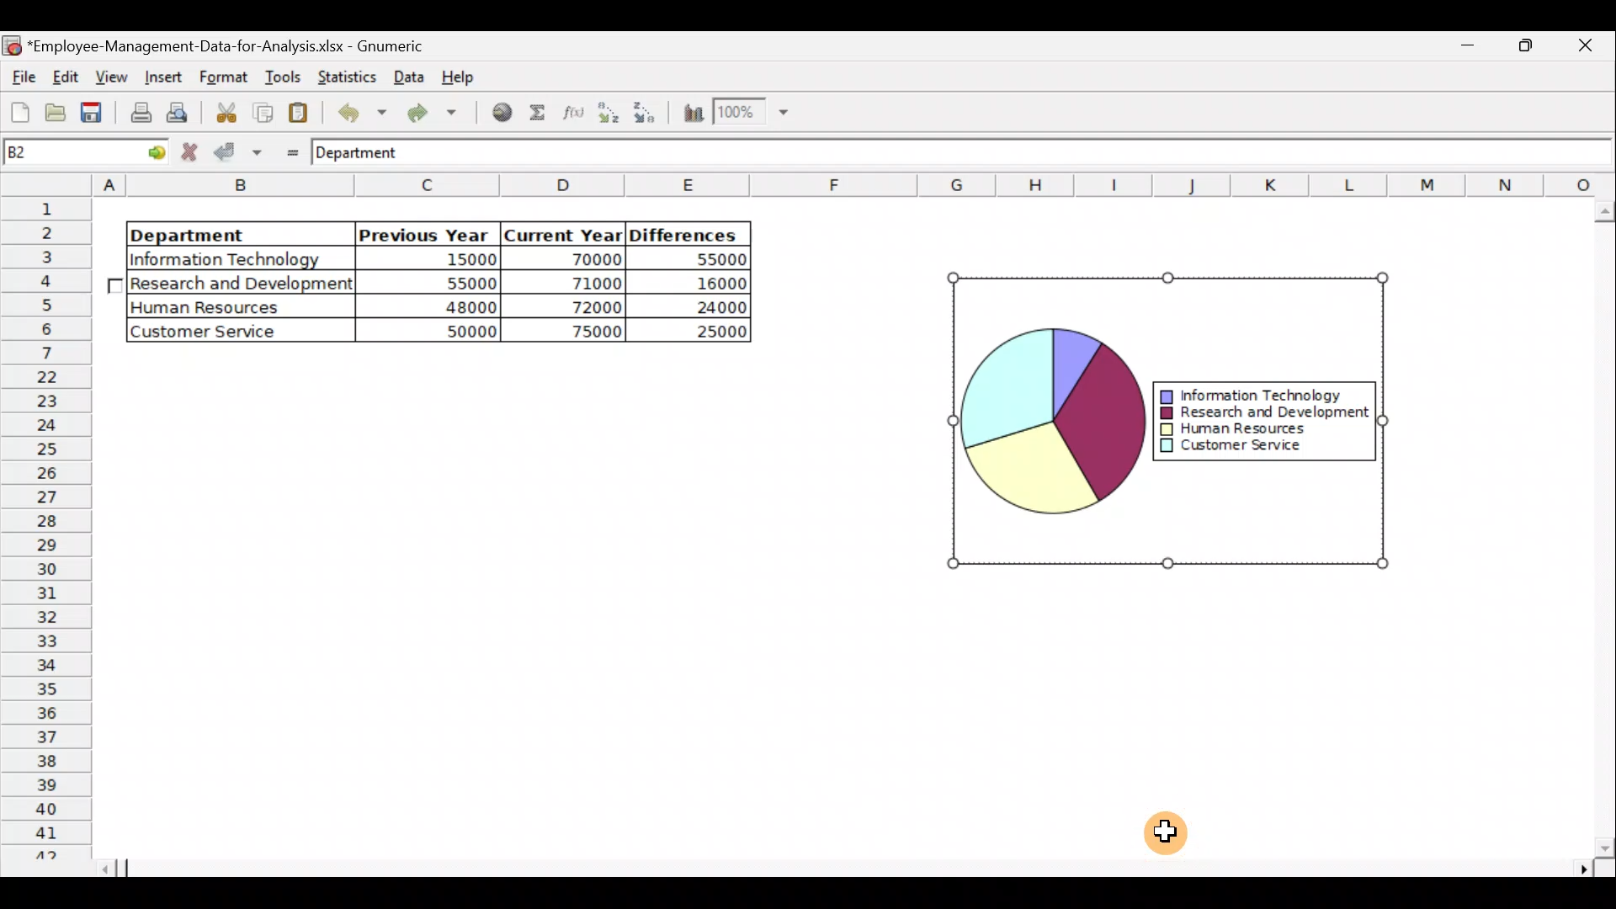  I want to click on Human Resources, so click(1239, 429).